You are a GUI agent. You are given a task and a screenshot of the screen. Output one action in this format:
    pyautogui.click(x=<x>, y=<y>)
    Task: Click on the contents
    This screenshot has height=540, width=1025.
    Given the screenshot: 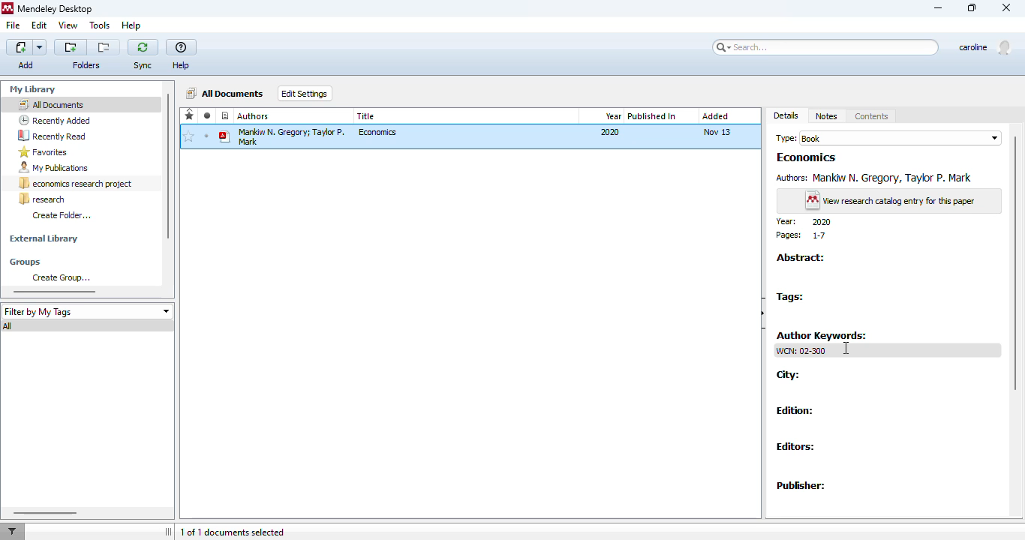 What is the action you would take?
    pyautogui.click(x=872, y=116)
    